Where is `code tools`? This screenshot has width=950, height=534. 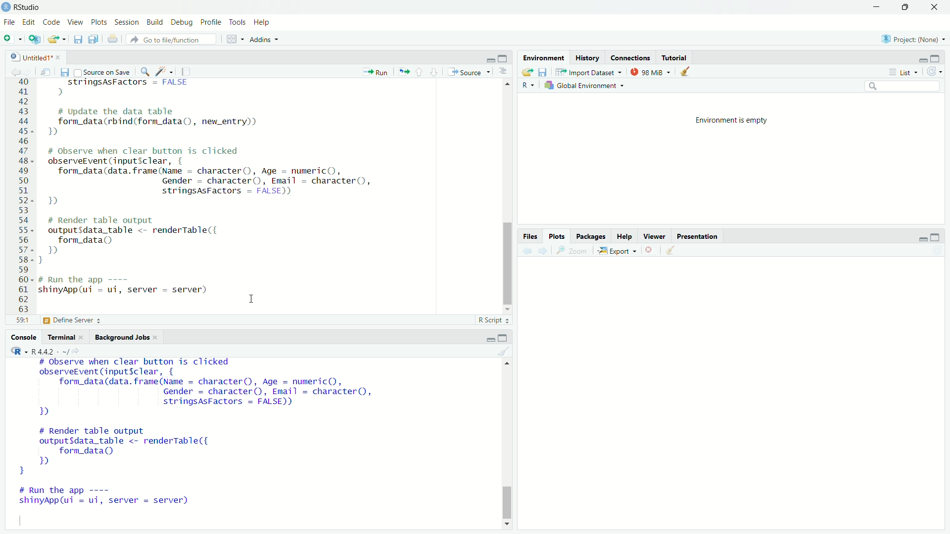
code tools is located at coordinates (164, 71).